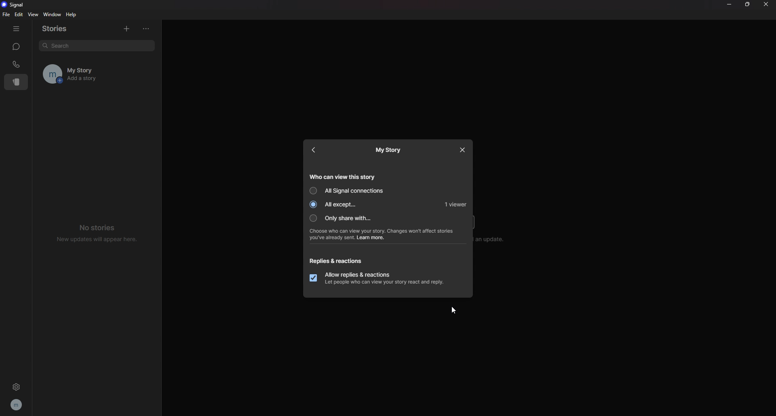 The width and height of the screenshot is (776, 416). What do you see at coordinates (60, 29) in the screenshot?
I see `stories` at bounding box center [60, 29].